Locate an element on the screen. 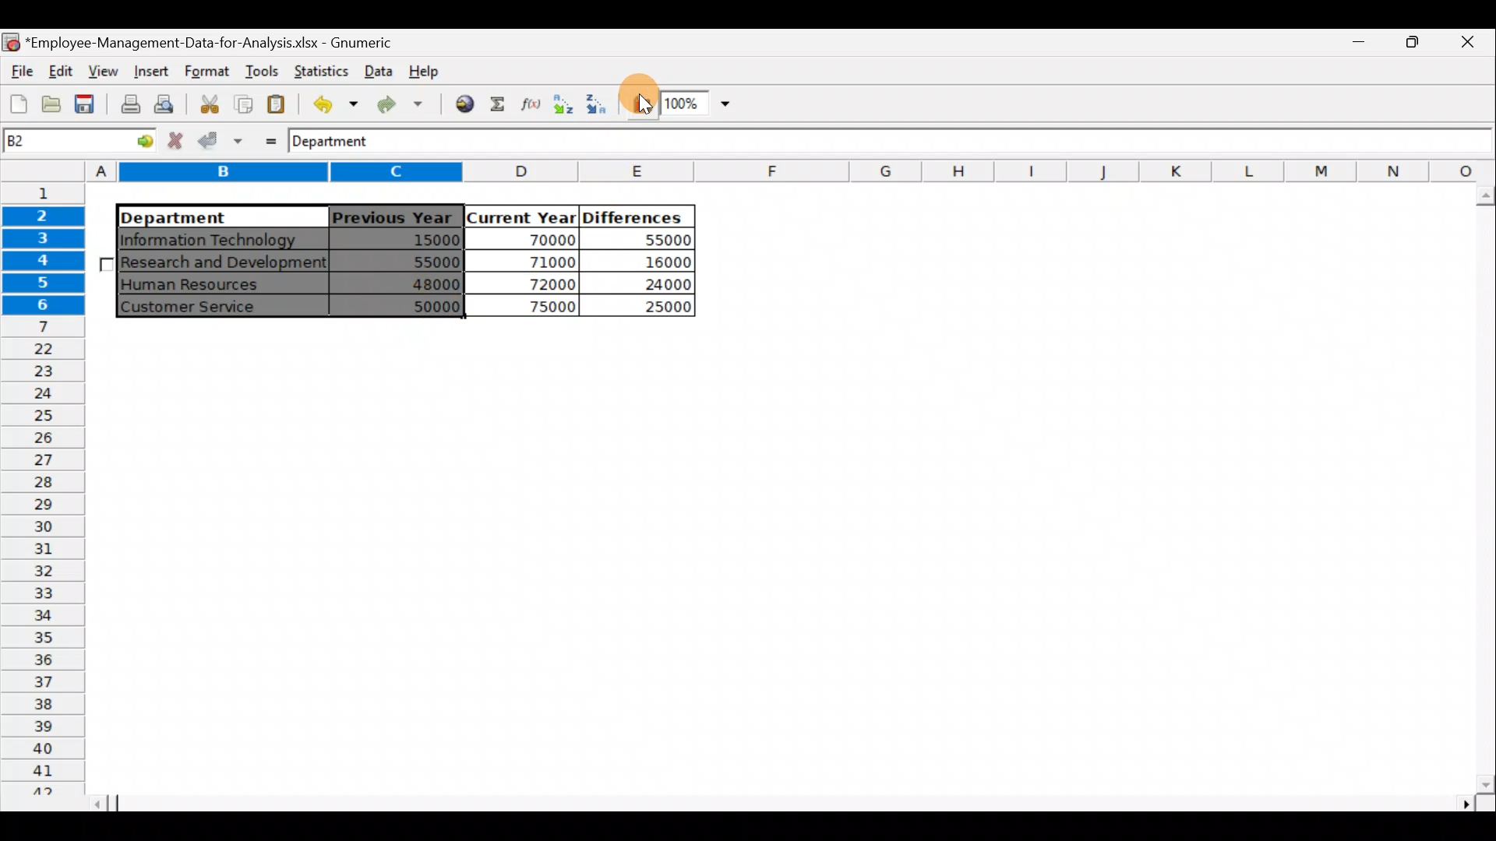  Customer Service is located at coordinates (206, 307).